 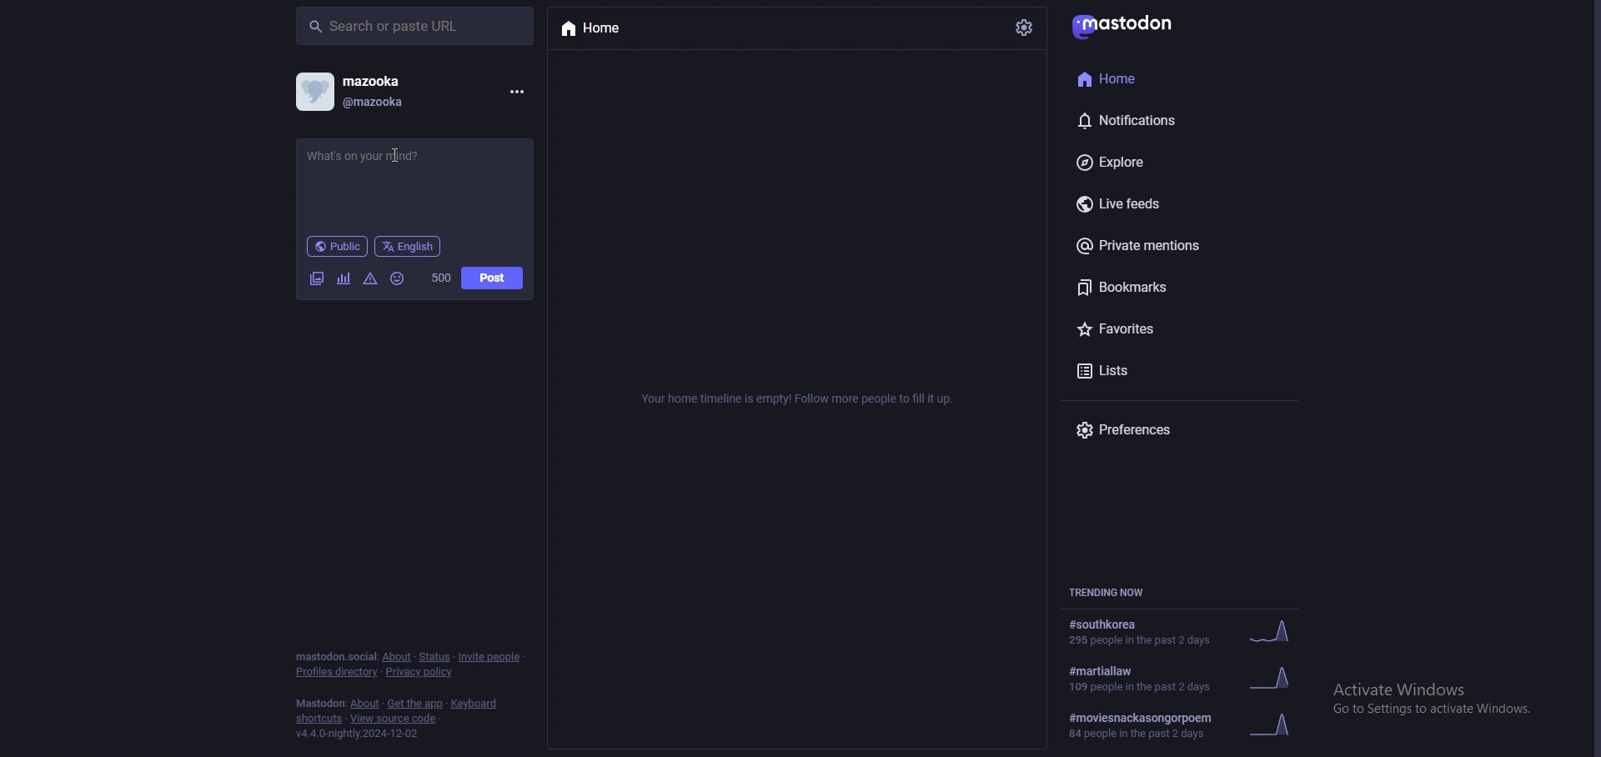 What do you see at coordinates (1187, 678) in the screenshot?
I see `trending` at bounding box center [1187, 678].